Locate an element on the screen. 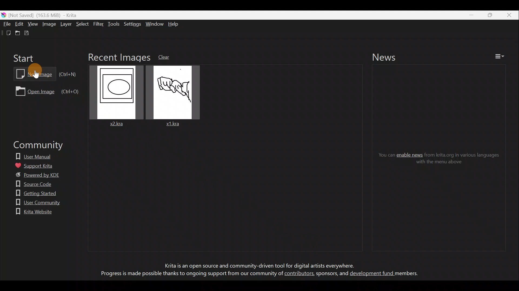  News options is located at coordinates (502, 57).